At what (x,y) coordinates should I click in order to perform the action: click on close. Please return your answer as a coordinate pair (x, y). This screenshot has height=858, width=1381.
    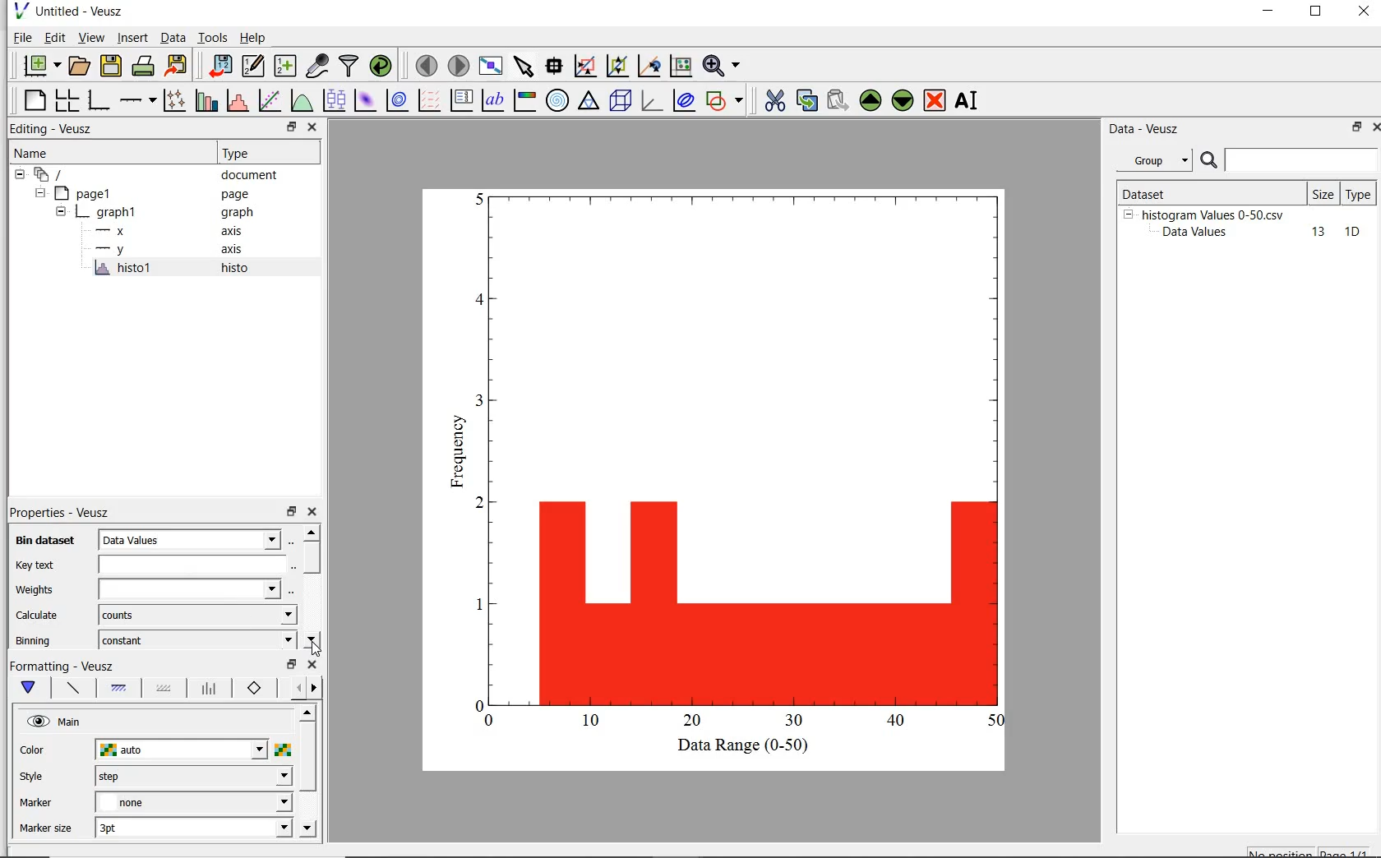
    Looking at the image, I should click on (1373, 129).